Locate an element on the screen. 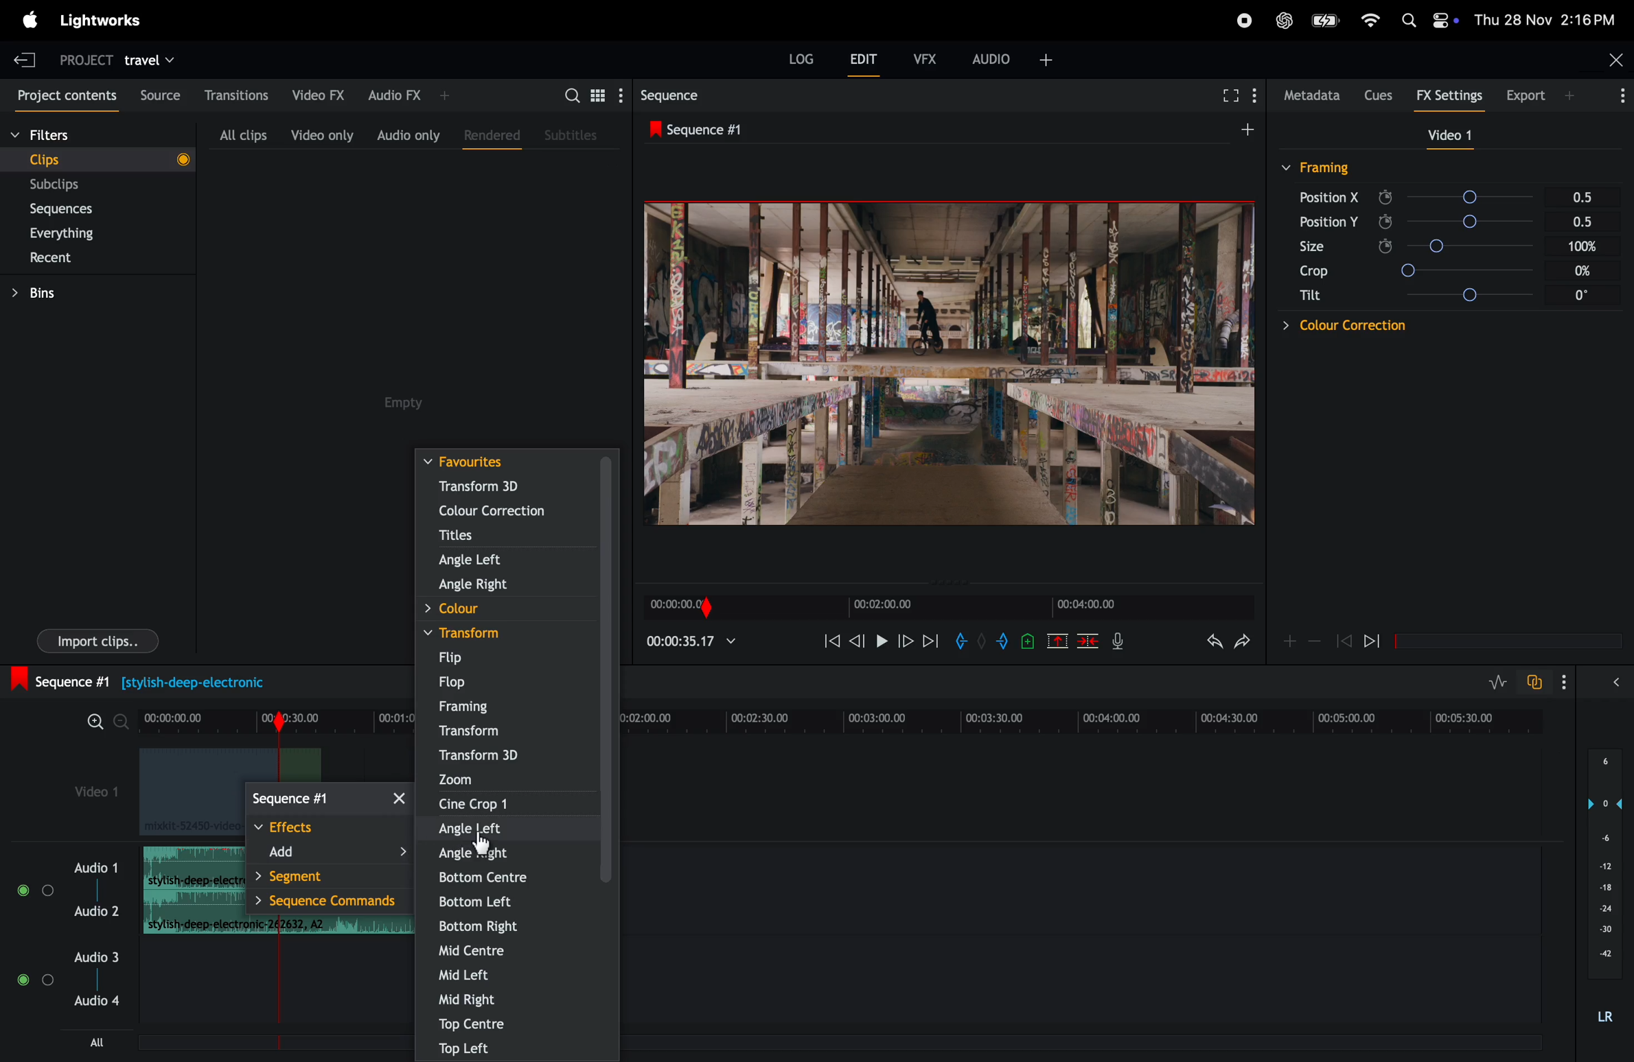 This screenshot has width=1634, height=1062. chatgpt is located at coordinates (1286, 19).